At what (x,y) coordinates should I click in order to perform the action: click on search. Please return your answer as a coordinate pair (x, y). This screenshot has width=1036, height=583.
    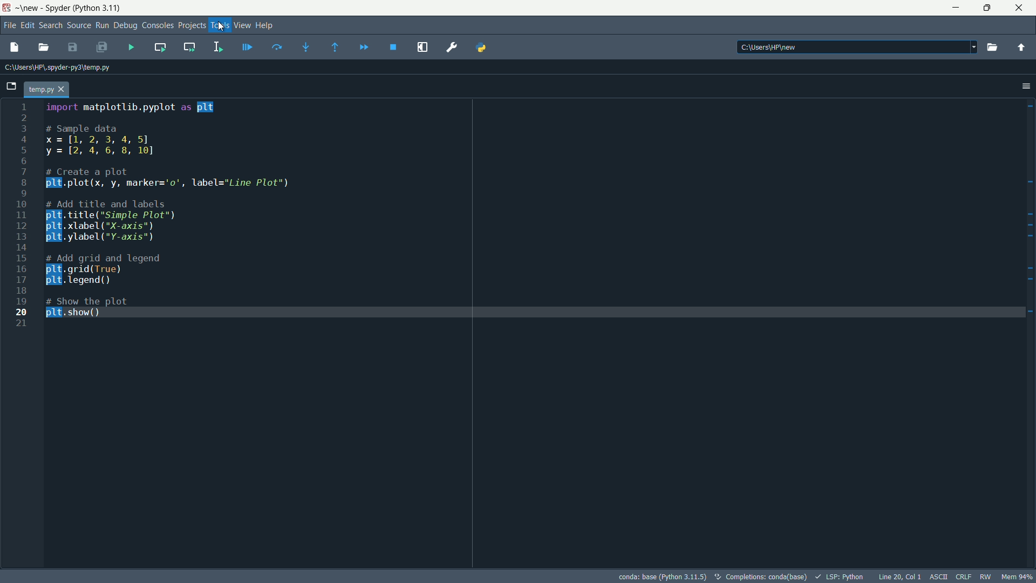
    Looking at the image, I should click on (51, 24).